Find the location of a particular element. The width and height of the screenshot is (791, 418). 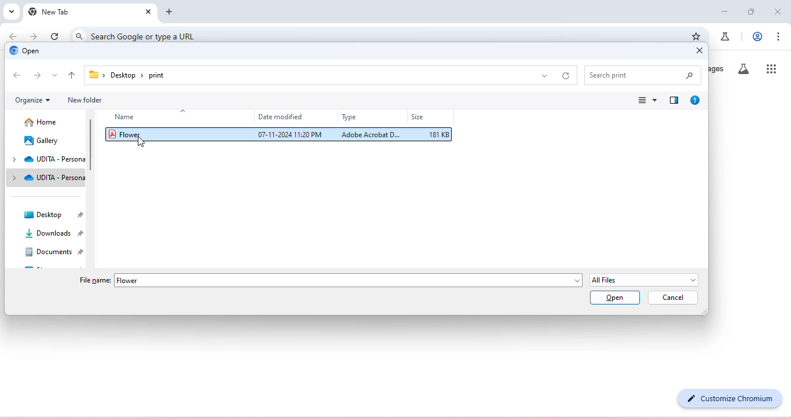

Flower is located at coordinates (349, 280).